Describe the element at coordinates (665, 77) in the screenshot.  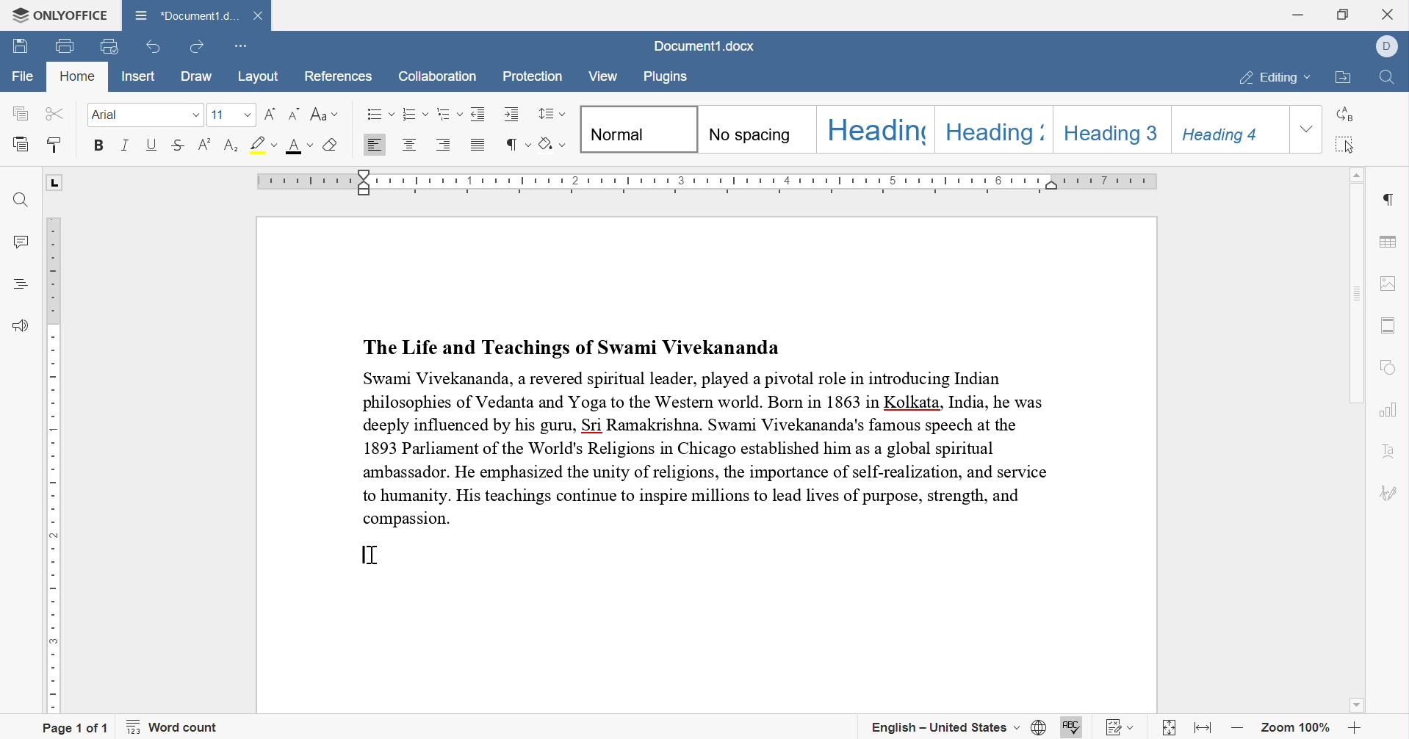
I see `plugins` at that location.